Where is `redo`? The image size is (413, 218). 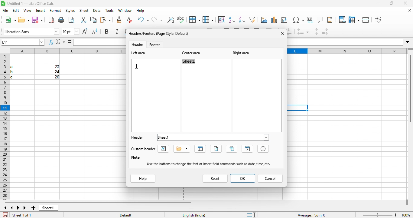
redo is located at coordinates (144, 20).